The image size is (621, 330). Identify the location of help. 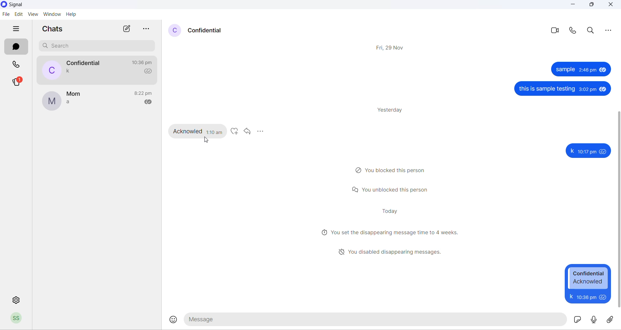
(72, 16).